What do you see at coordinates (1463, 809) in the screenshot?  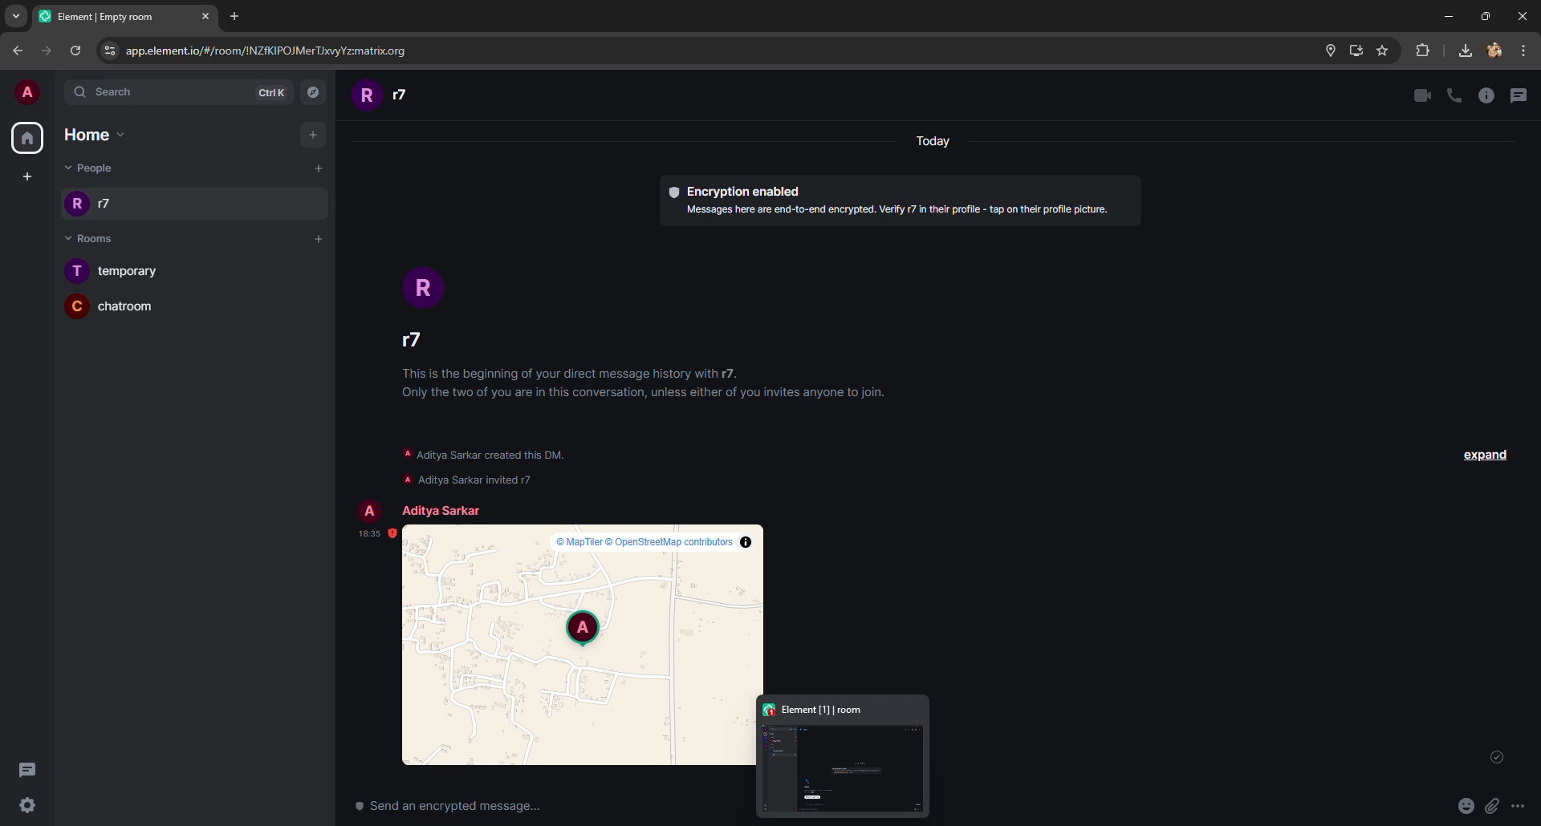 I see `emoji` at bounding box center [1463, 809].